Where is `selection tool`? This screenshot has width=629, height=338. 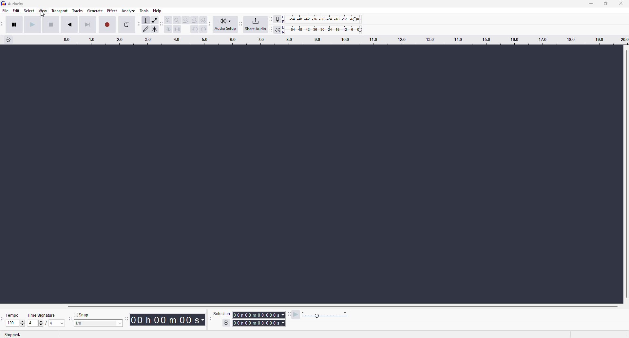
selection tool is located at coordinates (146, 20).